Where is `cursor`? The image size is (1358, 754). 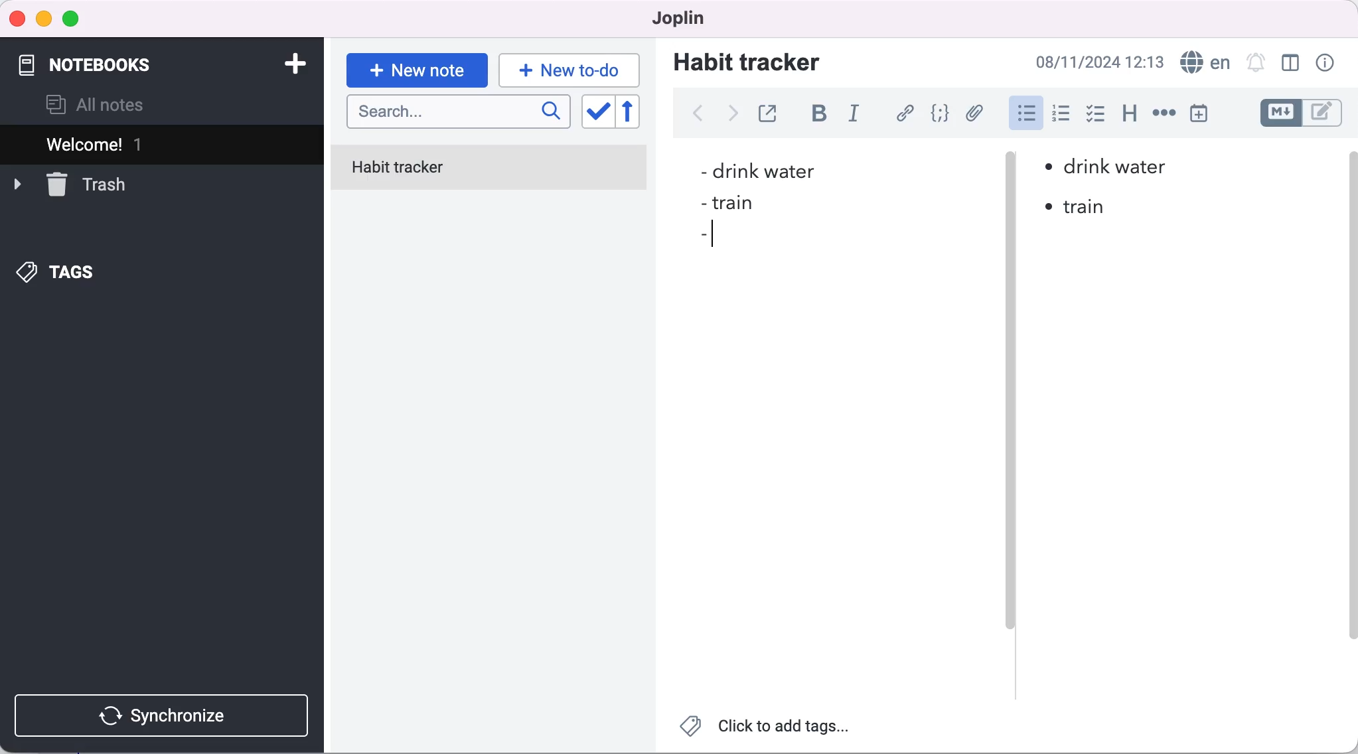
cursor is located at coordinates (717, 236).